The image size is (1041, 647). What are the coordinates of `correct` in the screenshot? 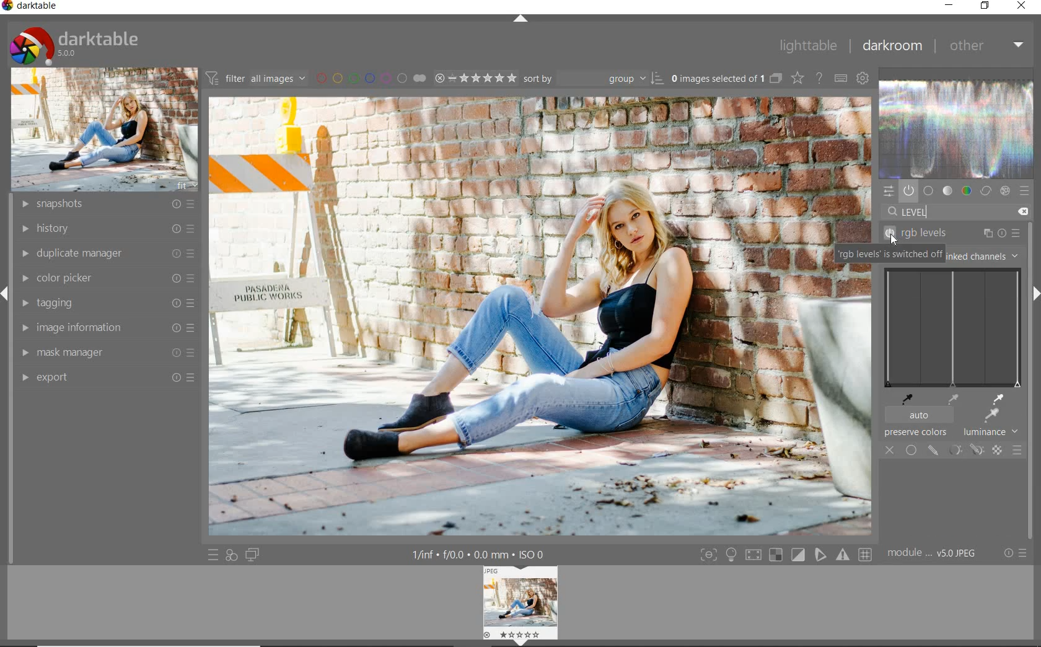 It's located at (986, 190).